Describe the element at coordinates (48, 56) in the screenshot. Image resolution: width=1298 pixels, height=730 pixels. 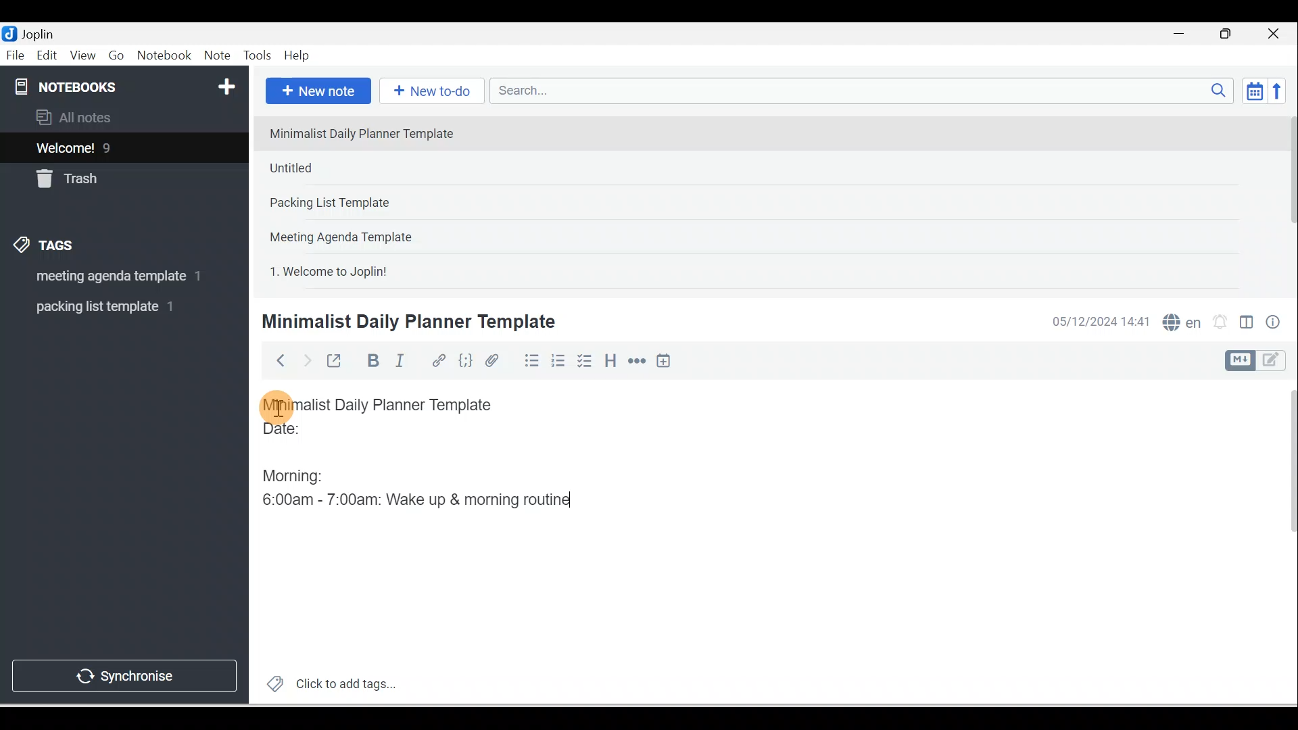
I see `Edit` at that location.